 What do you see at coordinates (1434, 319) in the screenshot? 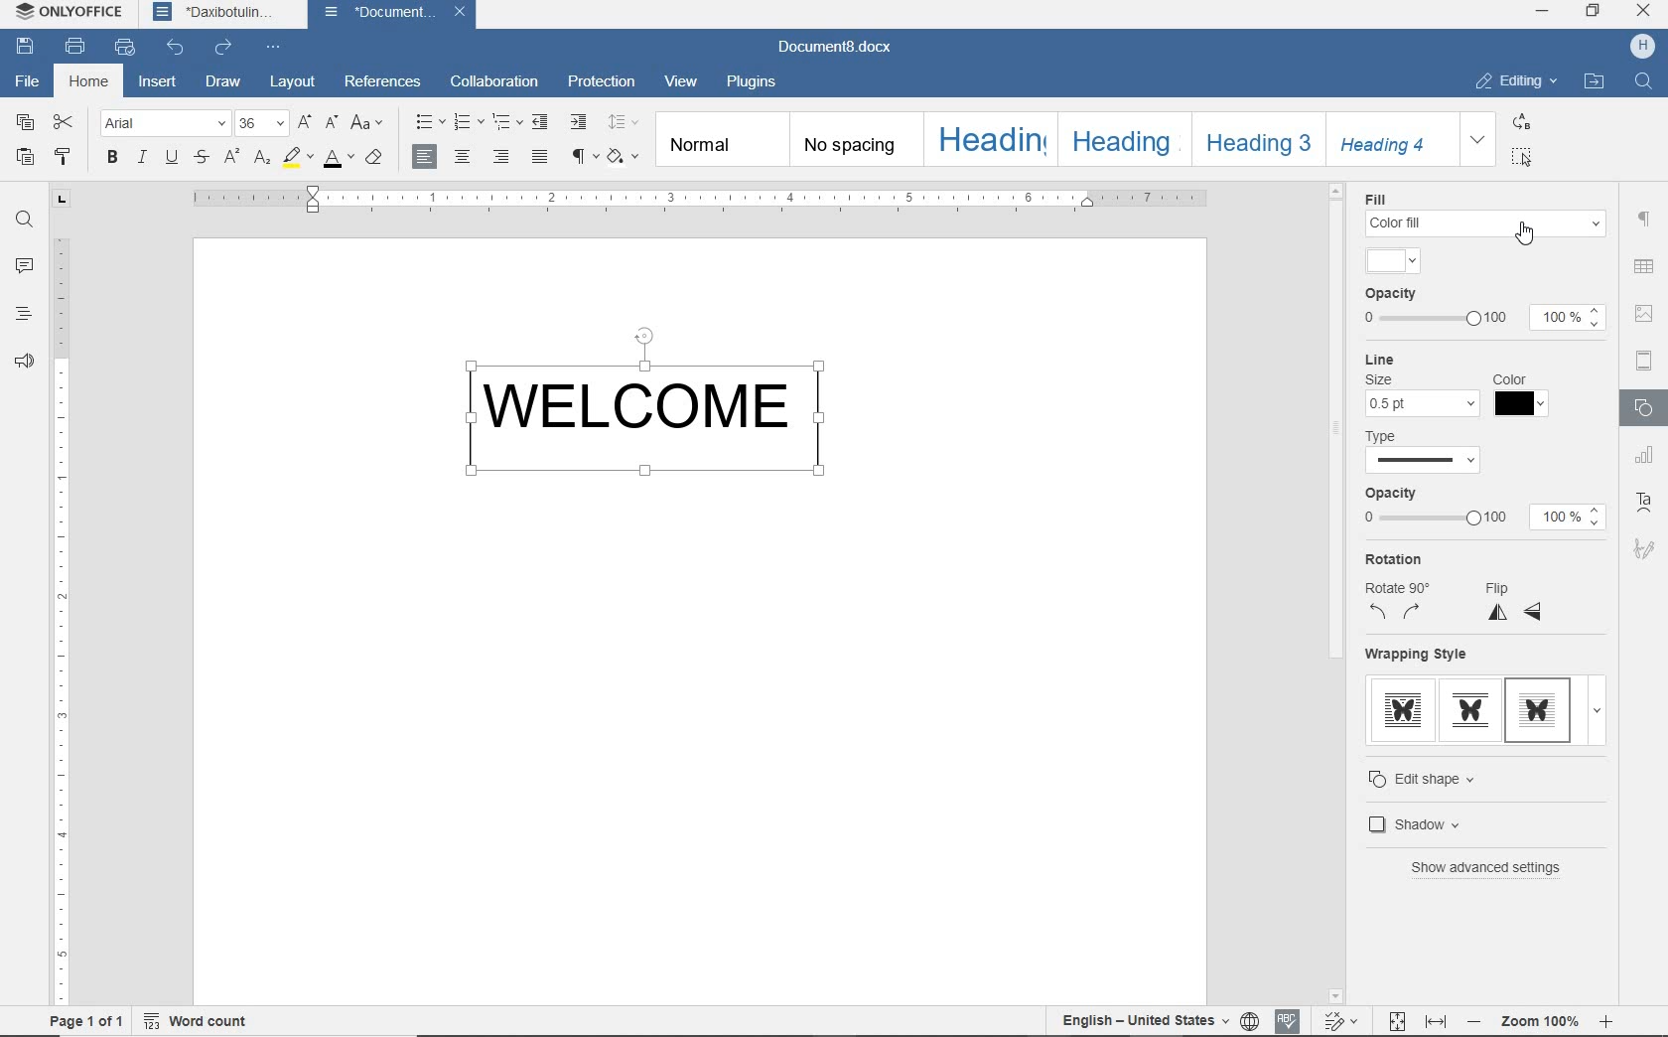
I see `opacity from 1 to 100` at bounding box center [1434, 319].